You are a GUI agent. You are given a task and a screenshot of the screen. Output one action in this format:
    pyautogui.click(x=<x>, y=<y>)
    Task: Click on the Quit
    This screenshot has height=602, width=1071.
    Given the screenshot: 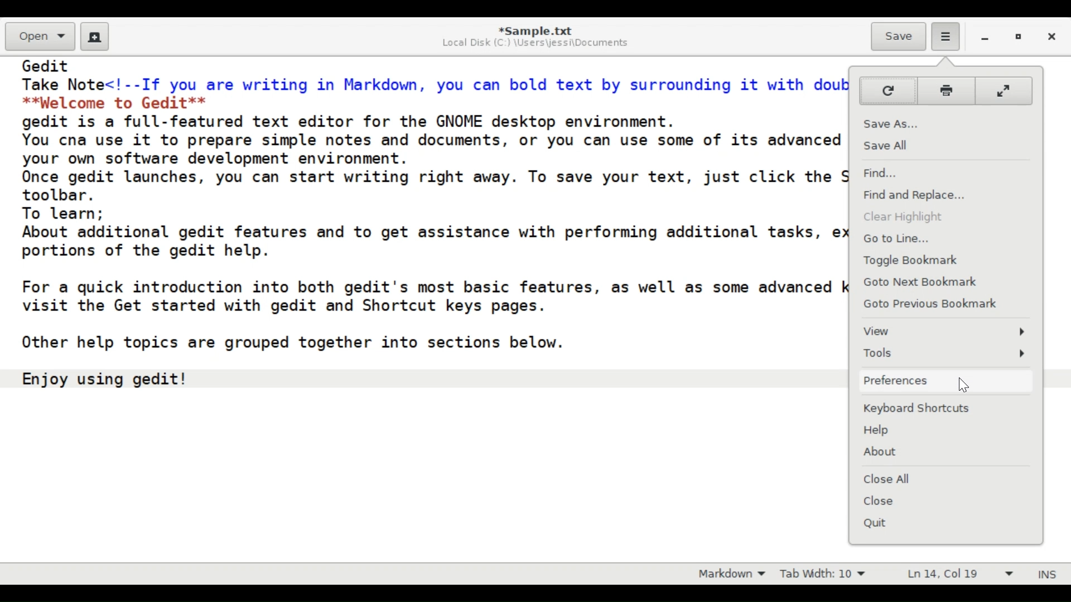 What is the action you would take?
    pyautogui.click(x=943, y=522)
    